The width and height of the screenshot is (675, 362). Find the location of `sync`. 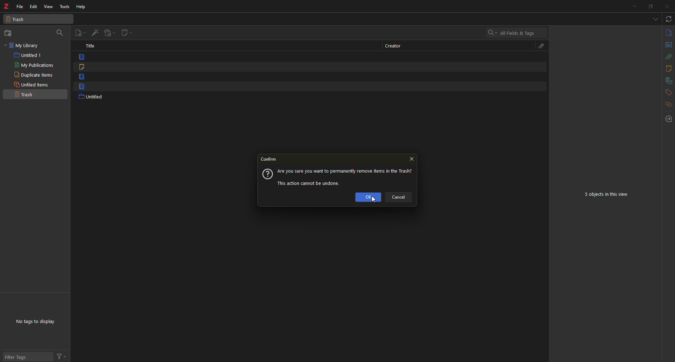

sync is located at coordinates (668, 19).